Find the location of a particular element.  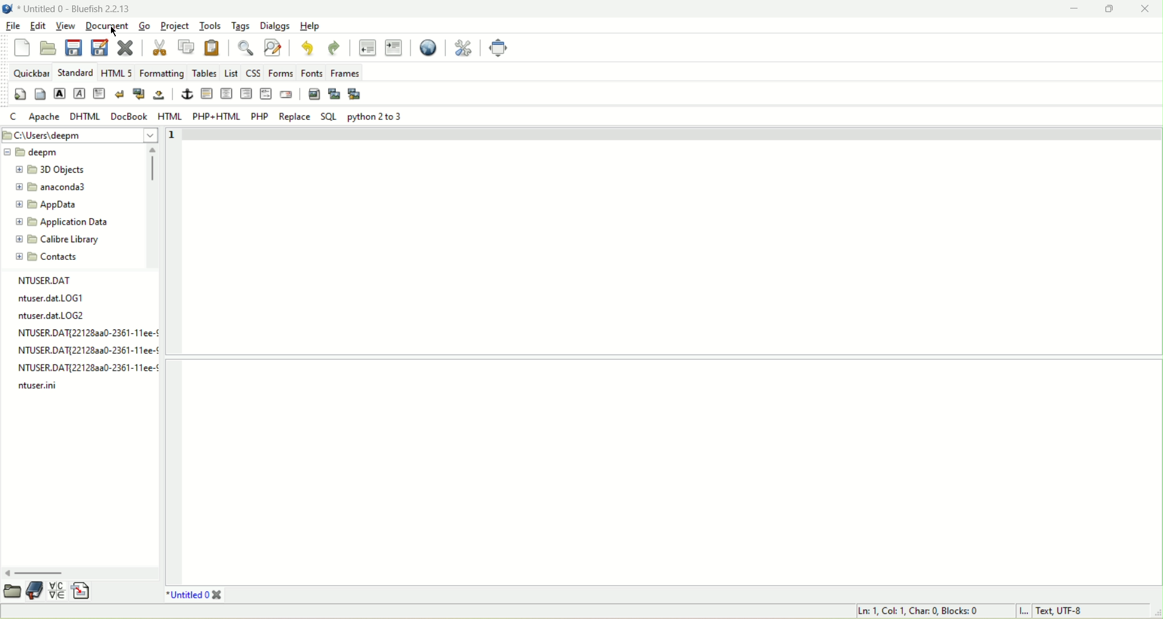

horizontal rule is located at coordinates (227, 93).